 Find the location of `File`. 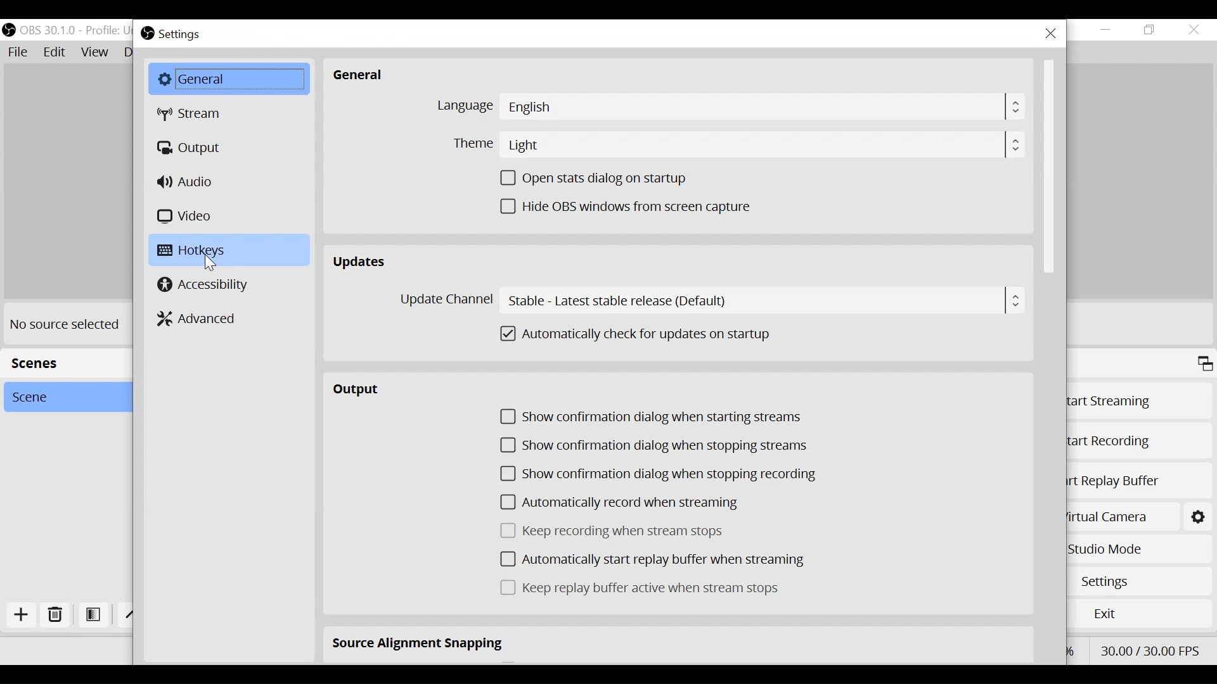

File is located at coordinates (20, 53).